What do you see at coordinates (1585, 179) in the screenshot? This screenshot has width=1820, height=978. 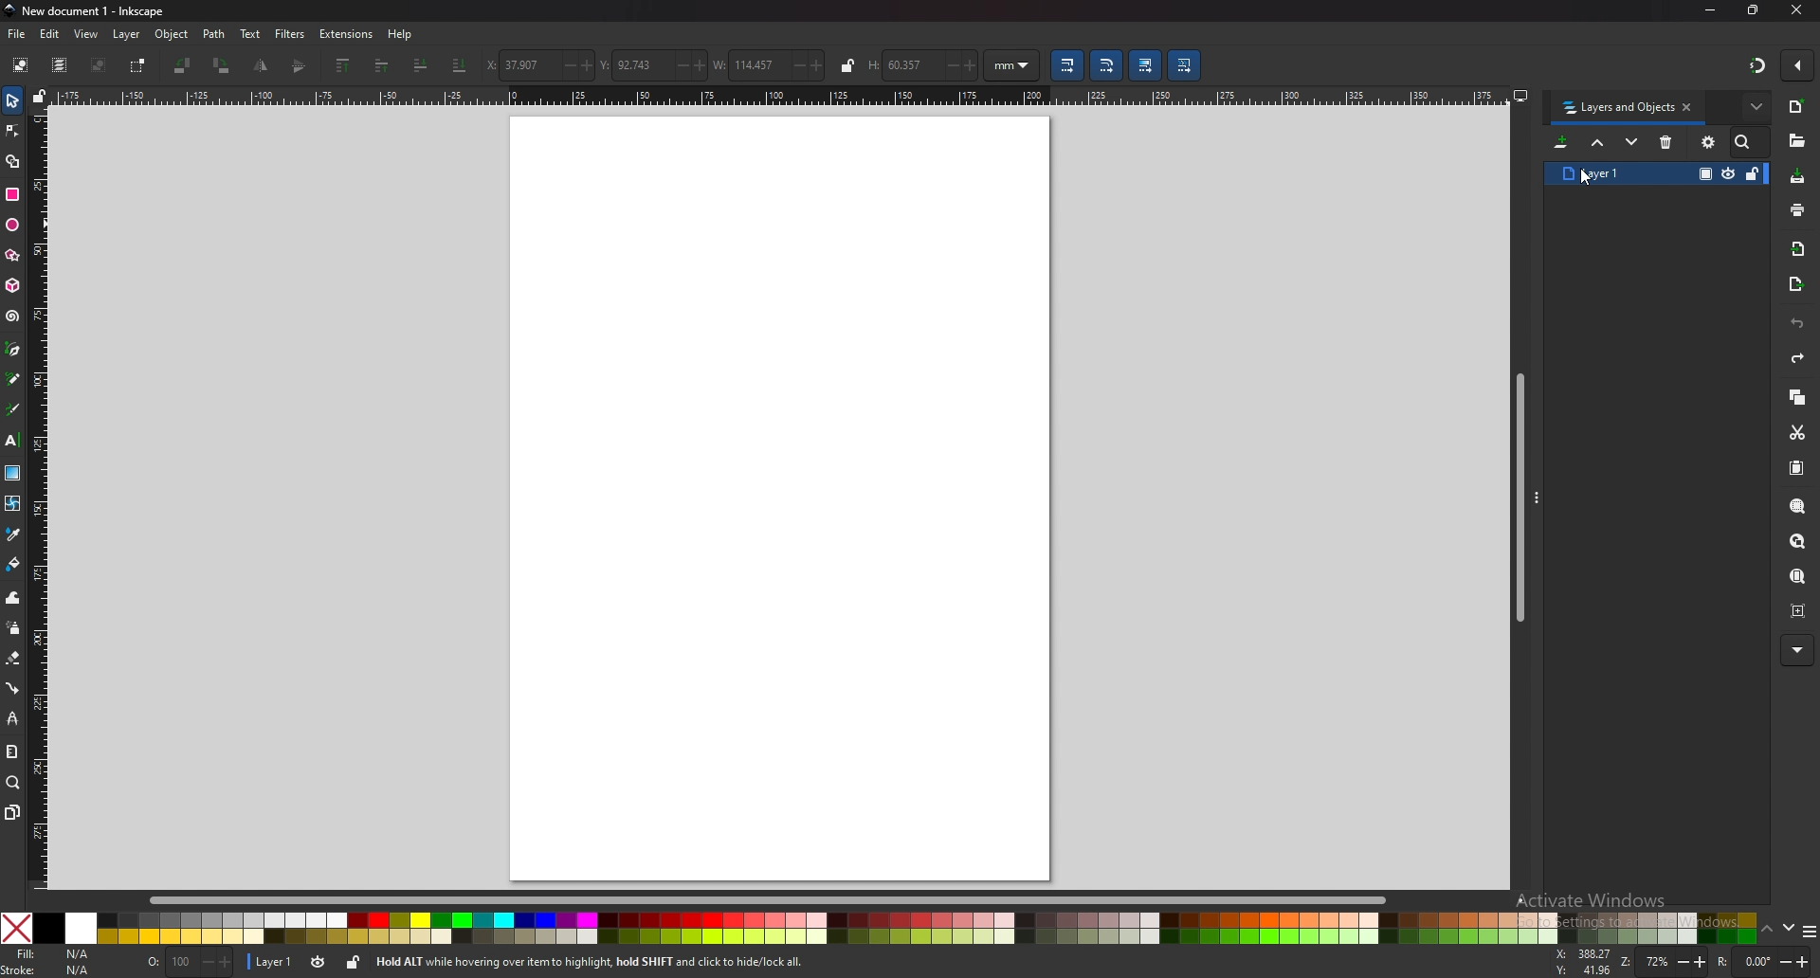 I see `cursor` at bounding box center [1585, 179].